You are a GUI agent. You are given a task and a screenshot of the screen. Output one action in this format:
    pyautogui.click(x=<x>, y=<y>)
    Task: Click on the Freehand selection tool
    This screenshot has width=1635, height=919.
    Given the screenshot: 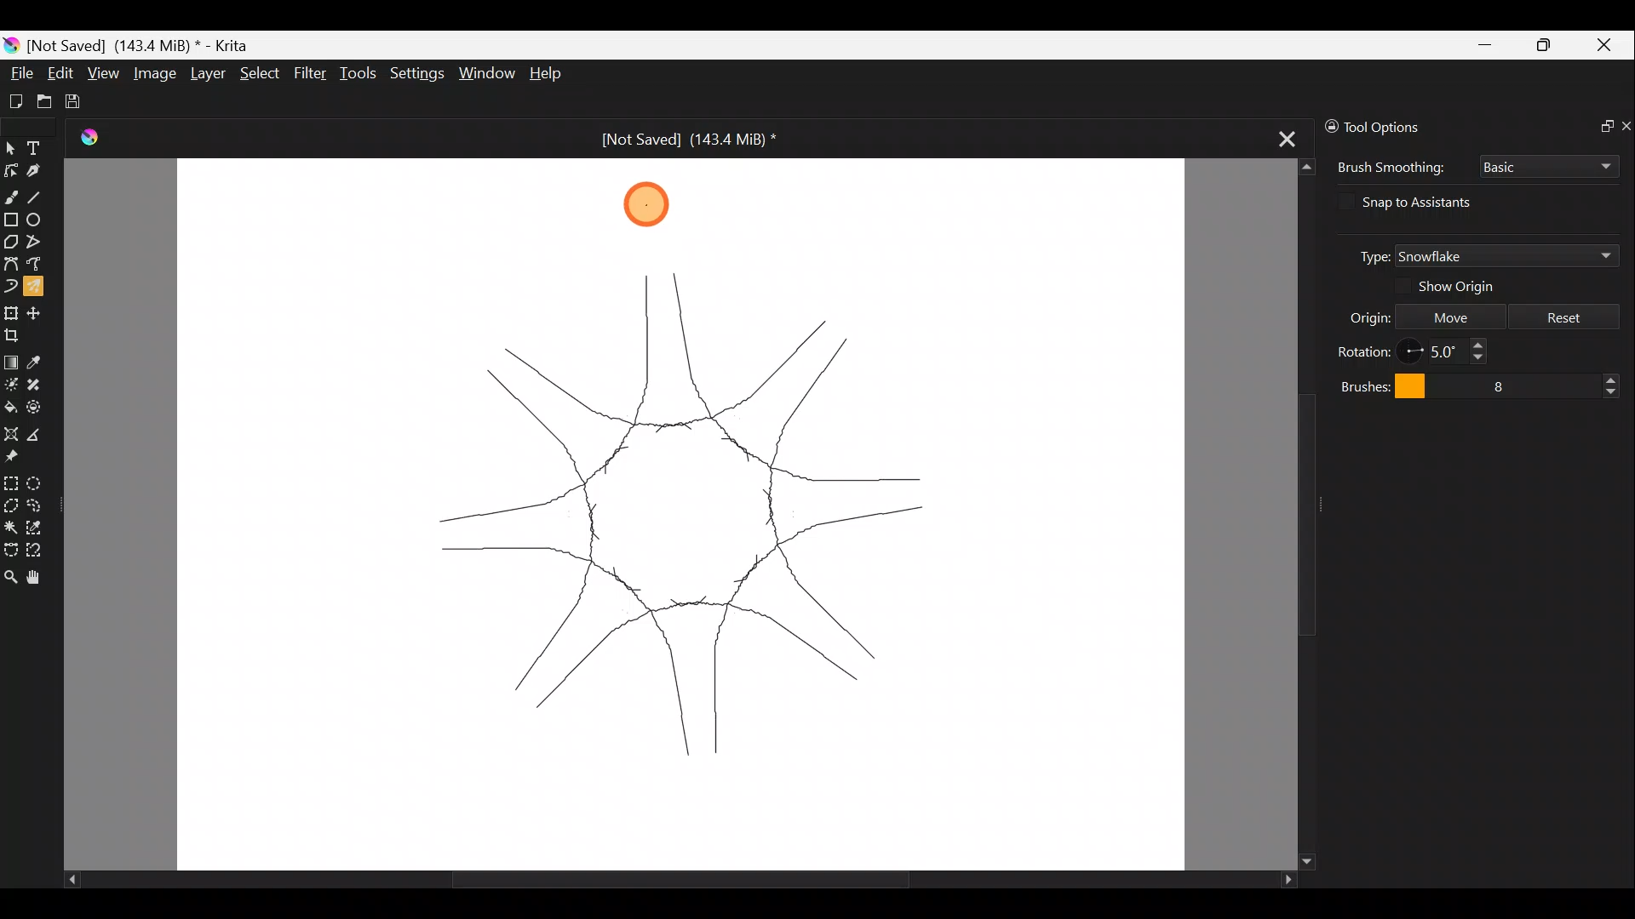 What is the action you would take?
    pyautogui.click(x=37, y=505)
    